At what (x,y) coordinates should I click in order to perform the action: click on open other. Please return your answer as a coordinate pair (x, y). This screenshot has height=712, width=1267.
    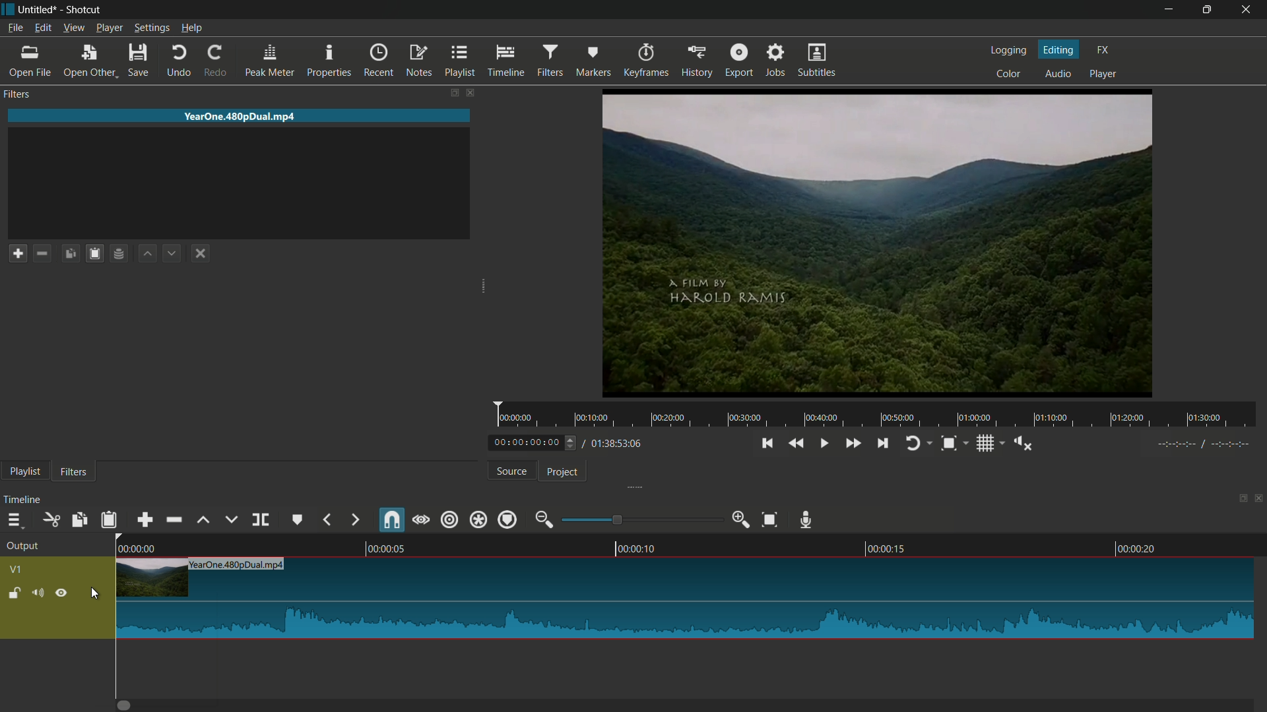
    Looking at the image, I should click on (88, 61).